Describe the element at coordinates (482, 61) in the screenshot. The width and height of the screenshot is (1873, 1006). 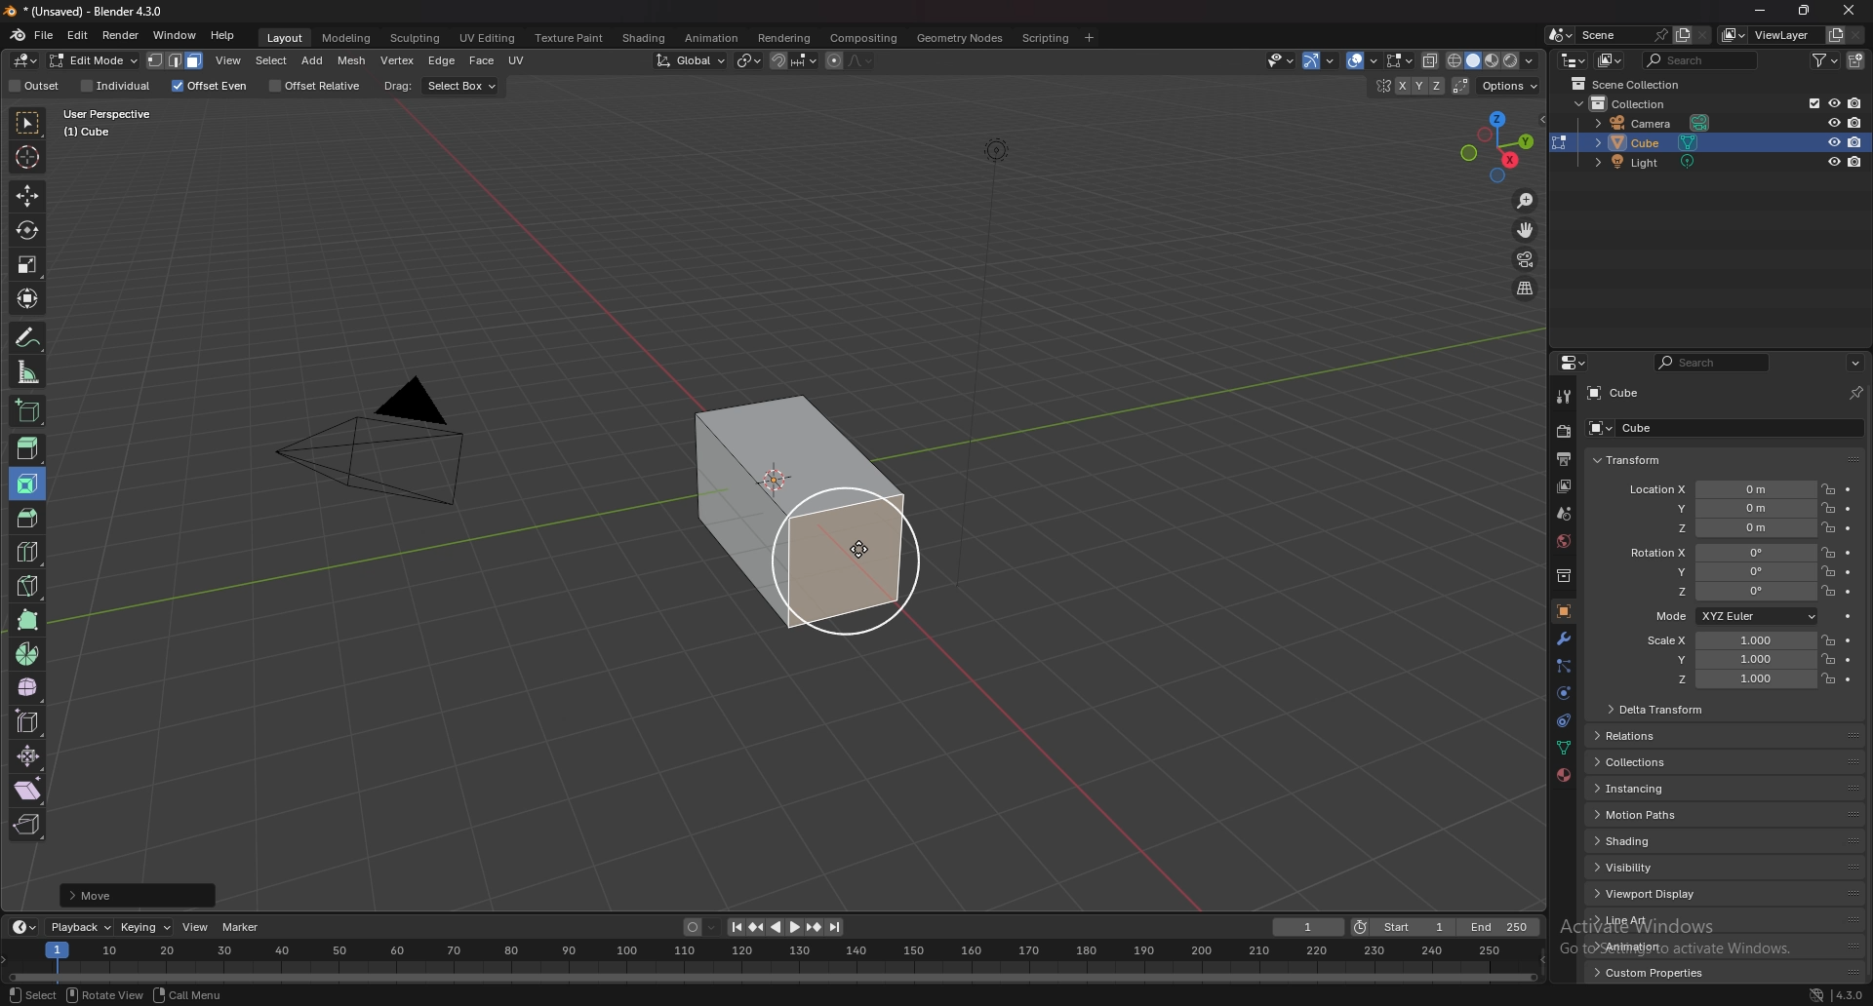
I see `face` at that location.